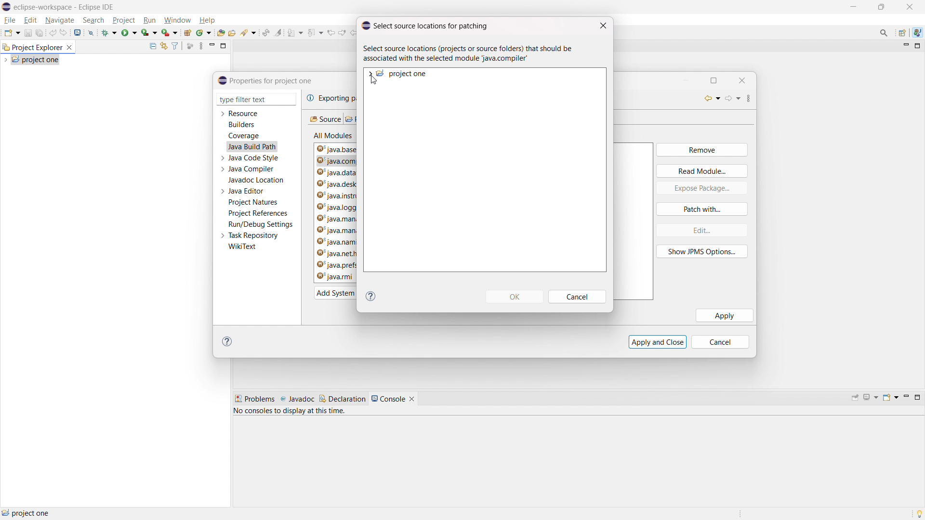  I want to click on save all, so click(40, 33).